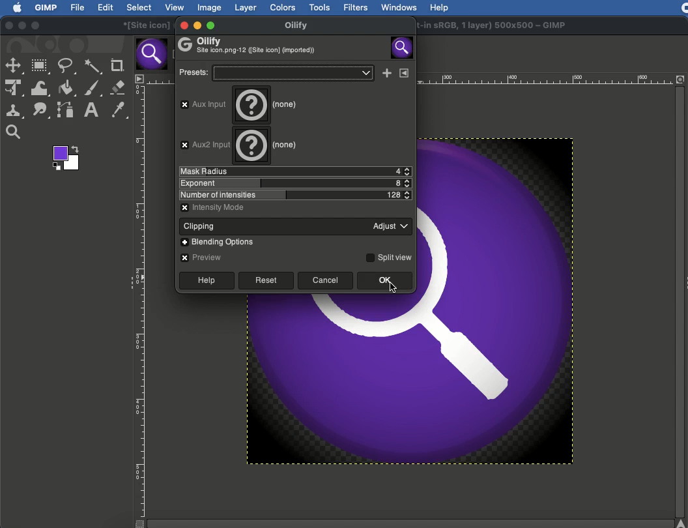  Describe the element at coordinates (244, 7) in the screenshot. I see `Layer` at that location.